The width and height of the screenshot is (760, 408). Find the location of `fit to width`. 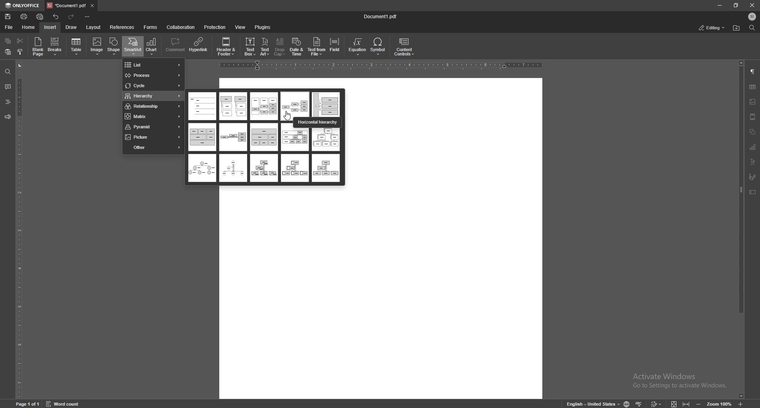

fit to width is located at coordinates (686, 404).